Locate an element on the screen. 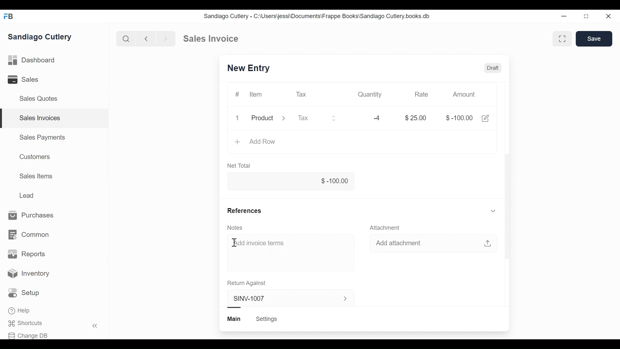 Image resolution: width=620 pixels, height=349 pixels. Main is located at coordinates (235, 319).